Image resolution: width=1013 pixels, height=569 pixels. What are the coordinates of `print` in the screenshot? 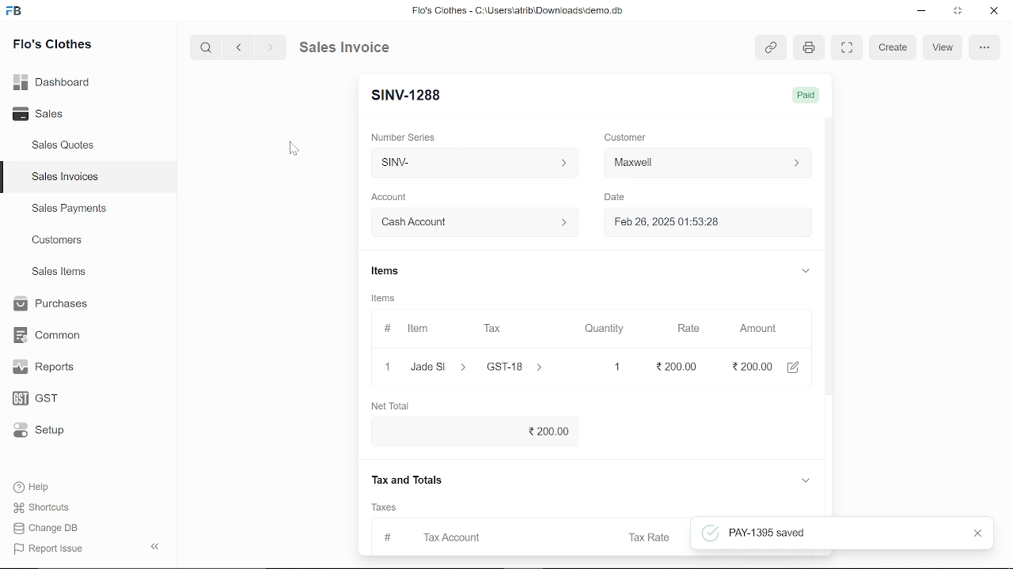 It's located at (806, 48).